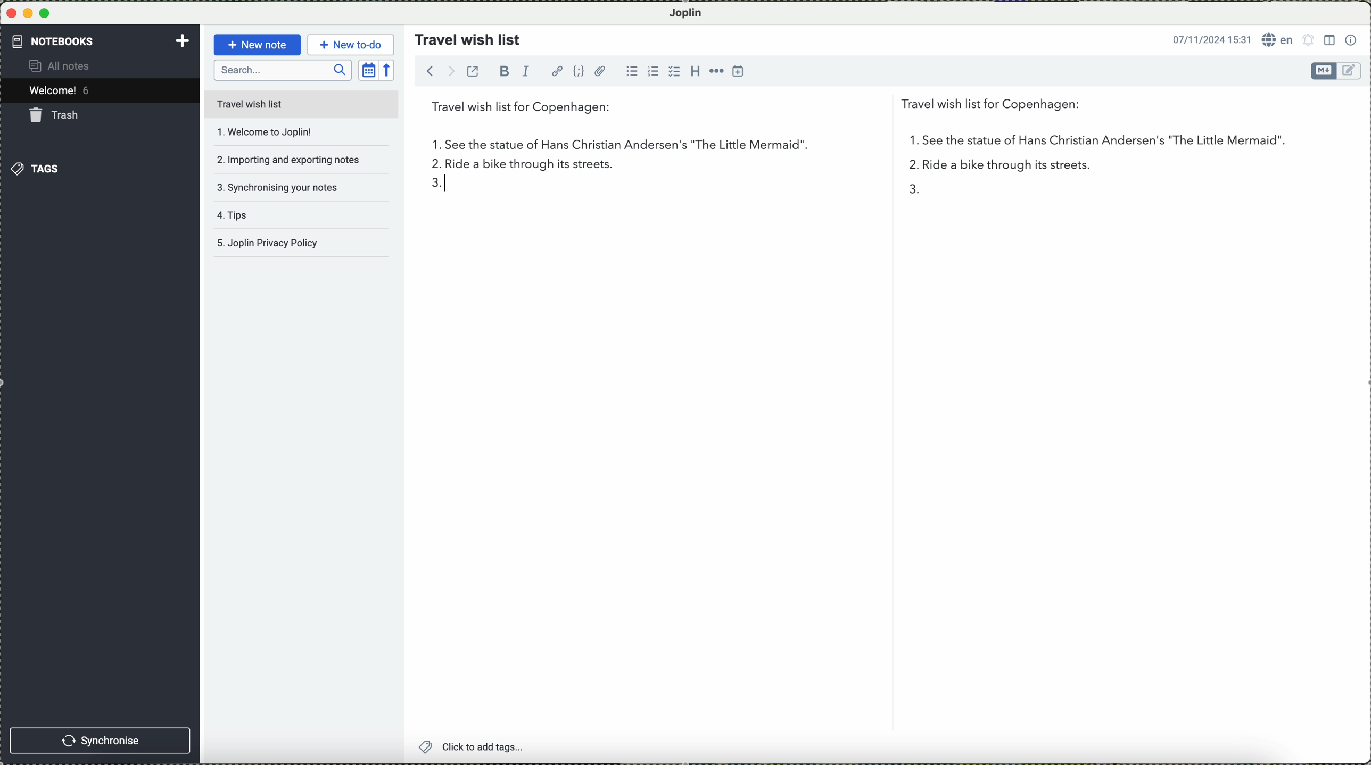 The image size is (1371, 765). I want to click on bold, so click(505, 71).